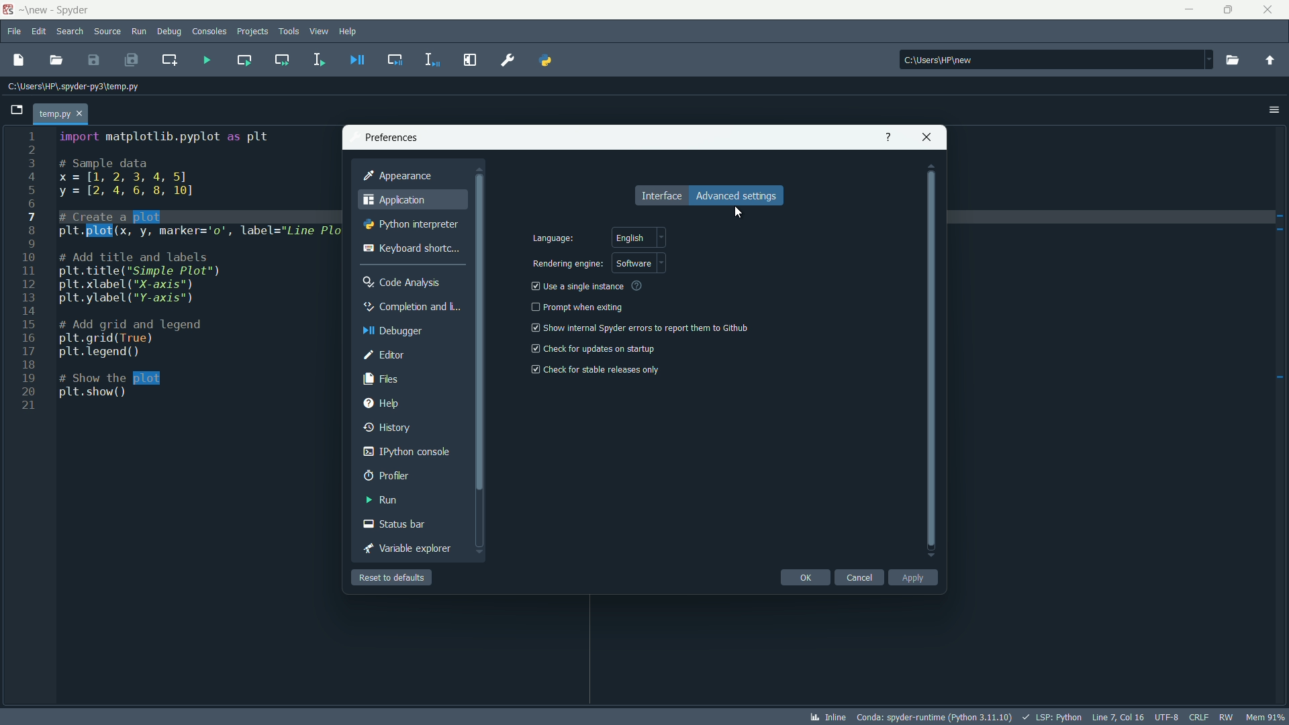 This screenshot has width=1289, height=725. Describe the element at coordinates (206, 62) in the screenshot. I see `run file` at that location.